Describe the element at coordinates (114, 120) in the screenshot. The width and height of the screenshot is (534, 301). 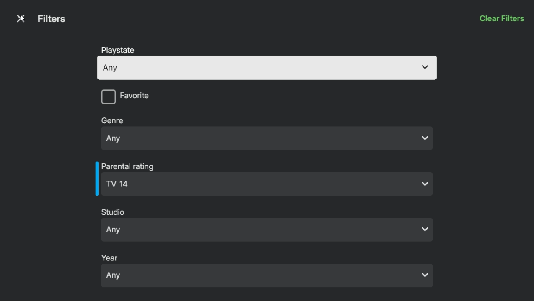
I see `genre` at that location.